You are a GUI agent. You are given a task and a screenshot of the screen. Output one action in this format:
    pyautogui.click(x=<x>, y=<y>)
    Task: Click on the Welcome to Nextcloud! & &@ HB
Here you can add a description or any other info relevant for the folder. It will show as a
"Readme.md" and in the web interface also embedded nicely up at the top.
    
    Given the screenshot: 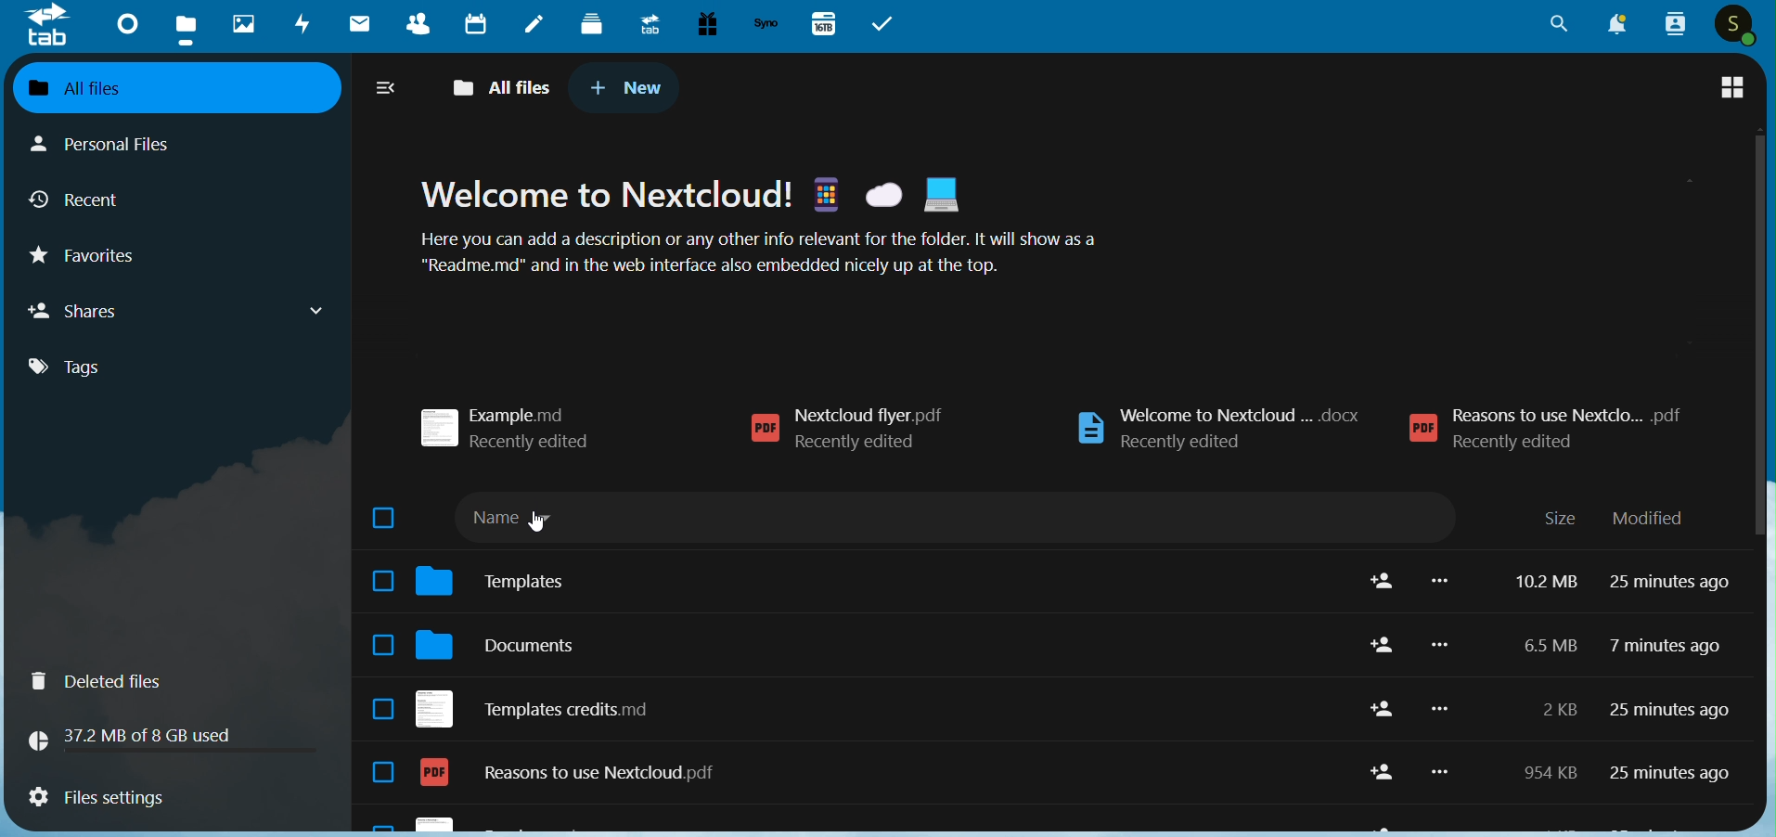 What is the action you would take?
    pyautogui.click(x=759, y=224)
    